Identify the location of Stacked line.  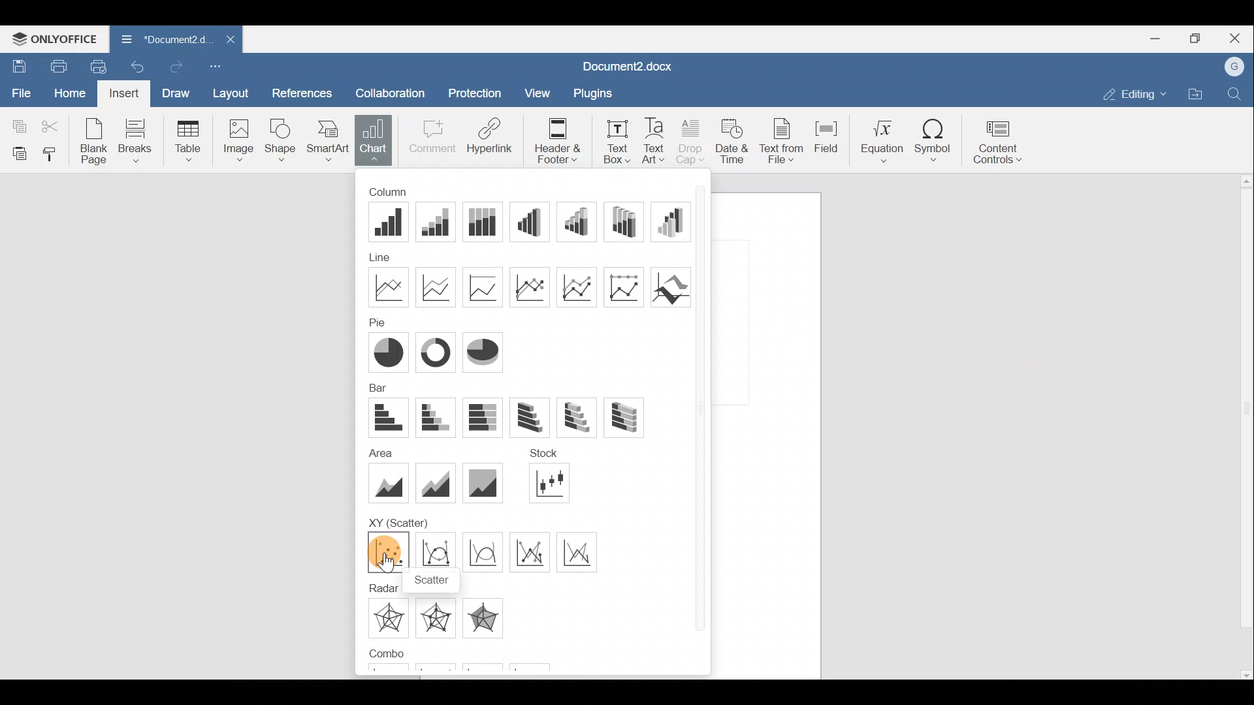
(439, 286).